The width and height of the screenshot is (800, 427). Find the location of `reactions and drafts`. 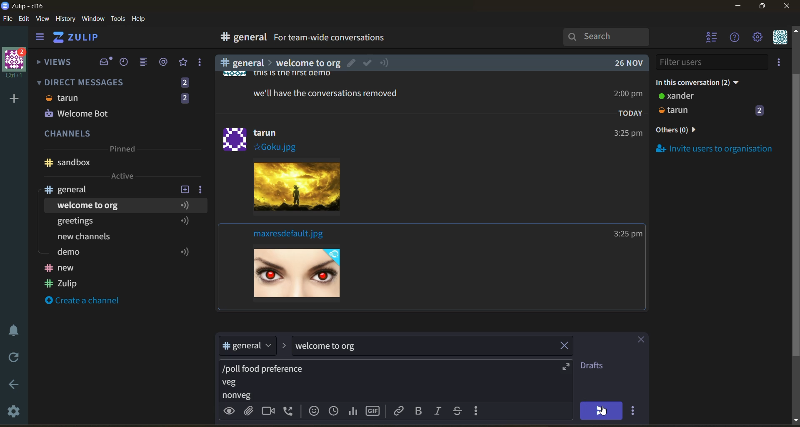

reactions and drafts is located at coordinates (203, 64).